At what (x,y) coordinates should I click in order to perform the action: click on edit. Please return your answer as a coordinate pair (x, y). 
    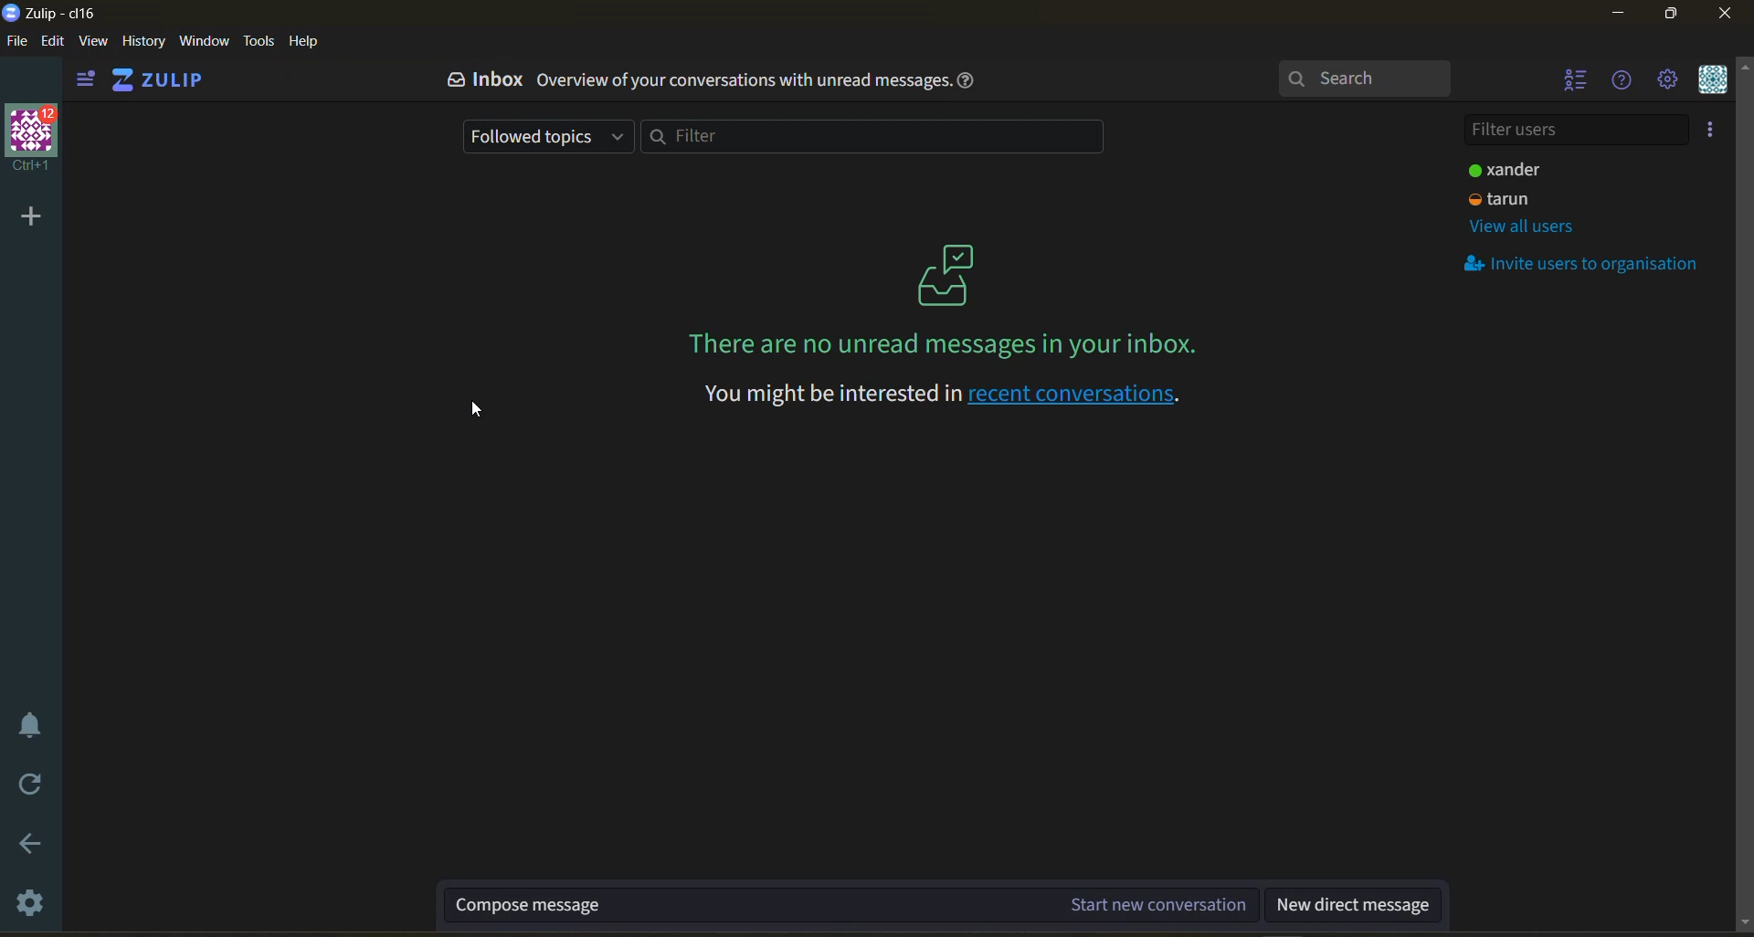
    Looking at the image, I should click on (52, 43).